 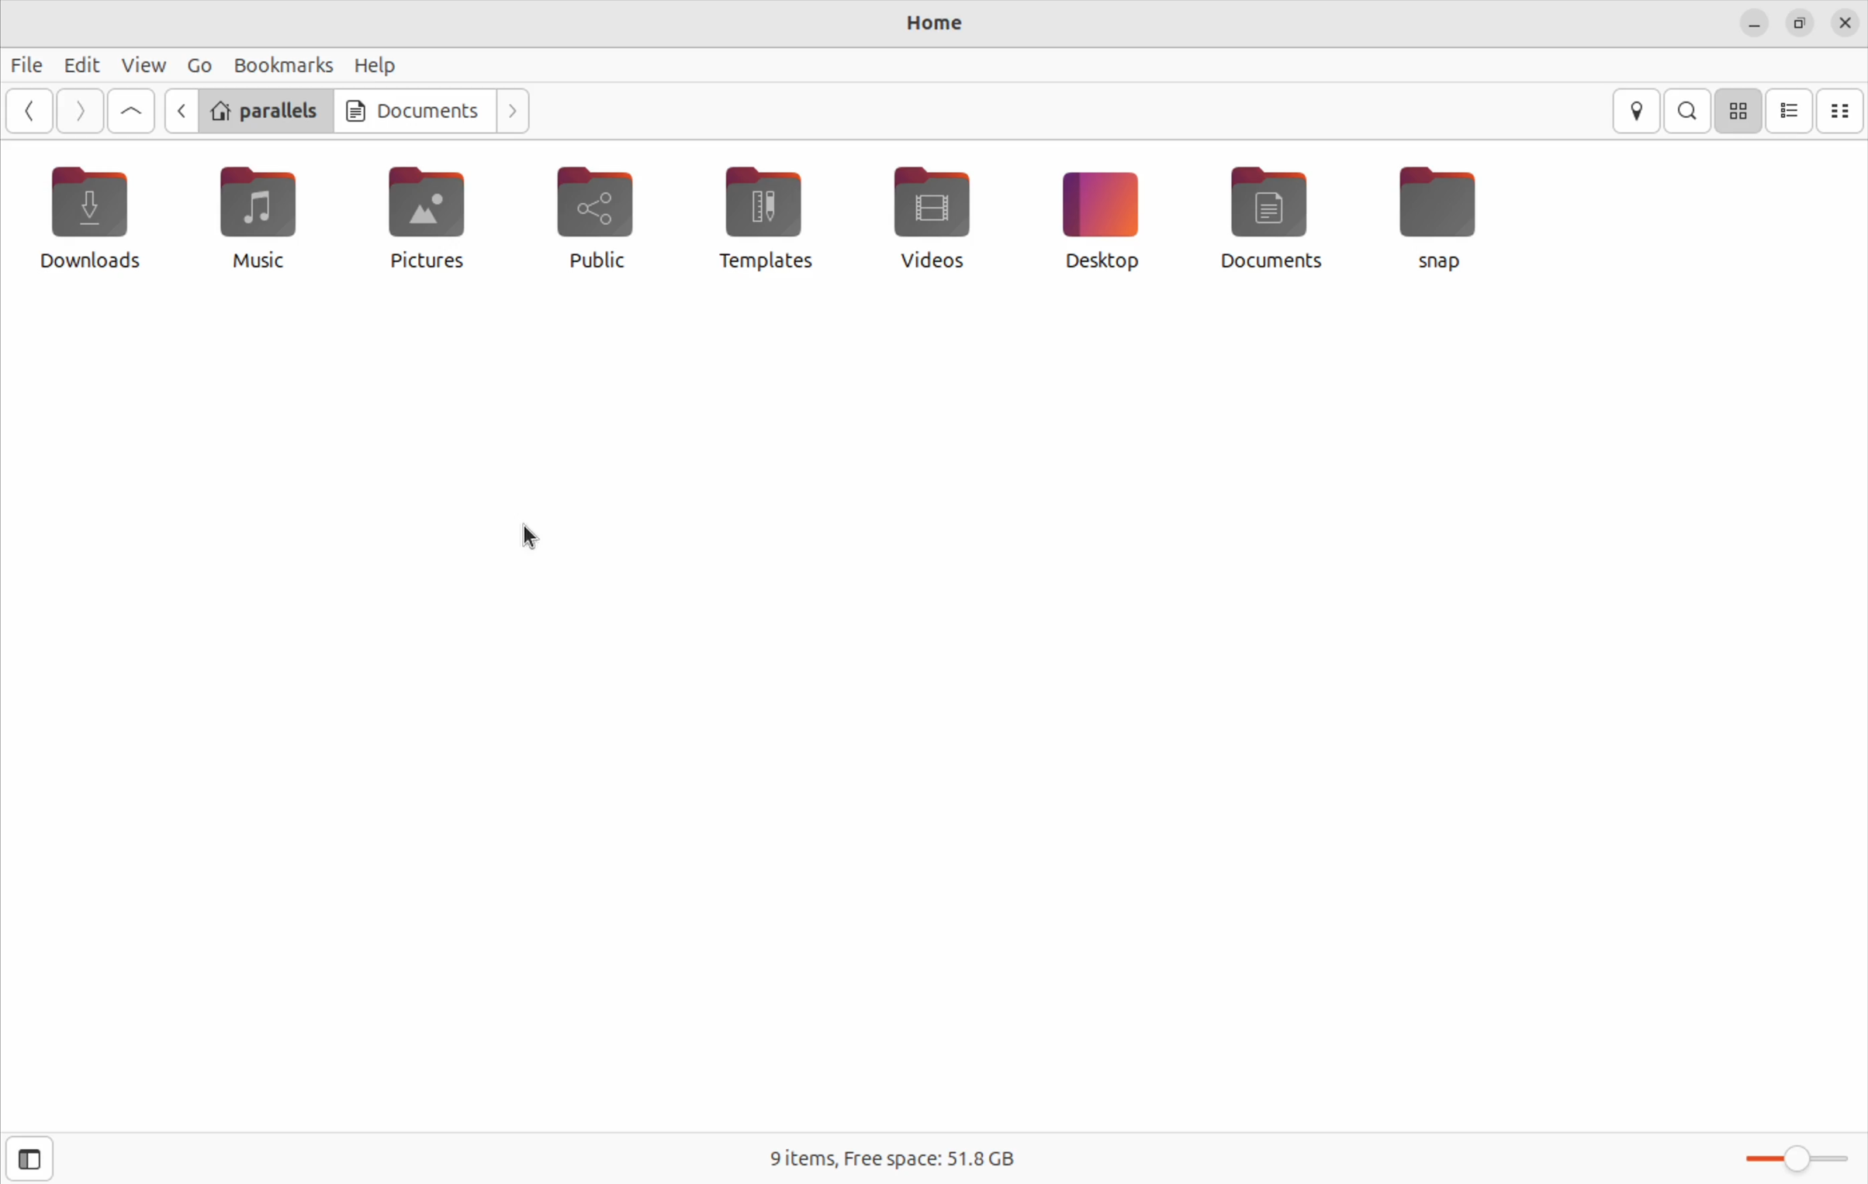 What do you see at coordinates (939, 25) in the screenshot?
I see `home` at bounding box center [939, 25].